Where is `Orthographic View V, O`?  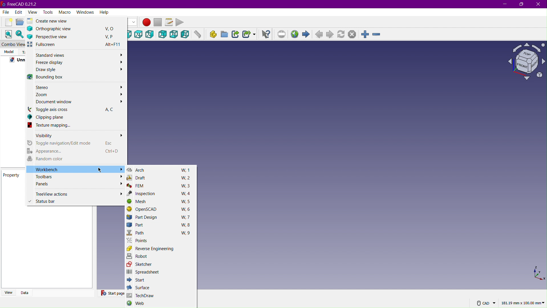
Orthographic View V, O is located at coordinates (73, 30).